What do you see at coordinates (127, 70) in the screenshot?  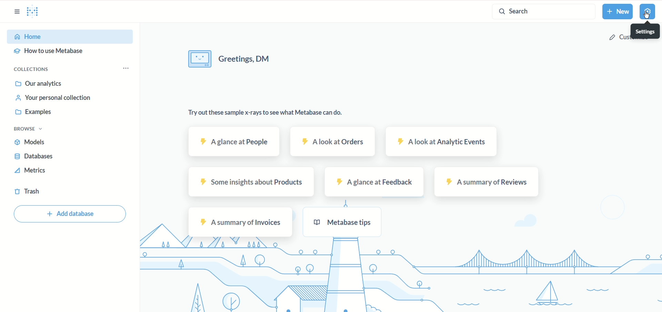 I see `Options` at bounding box center [127, 70].